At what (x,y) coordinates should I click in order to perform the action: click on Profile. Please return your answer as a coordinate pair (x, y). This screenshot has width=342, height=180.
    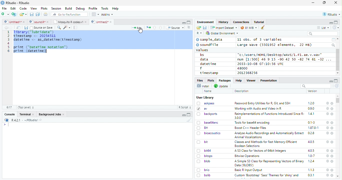
    Looking at the image, I should click on (93, 9).